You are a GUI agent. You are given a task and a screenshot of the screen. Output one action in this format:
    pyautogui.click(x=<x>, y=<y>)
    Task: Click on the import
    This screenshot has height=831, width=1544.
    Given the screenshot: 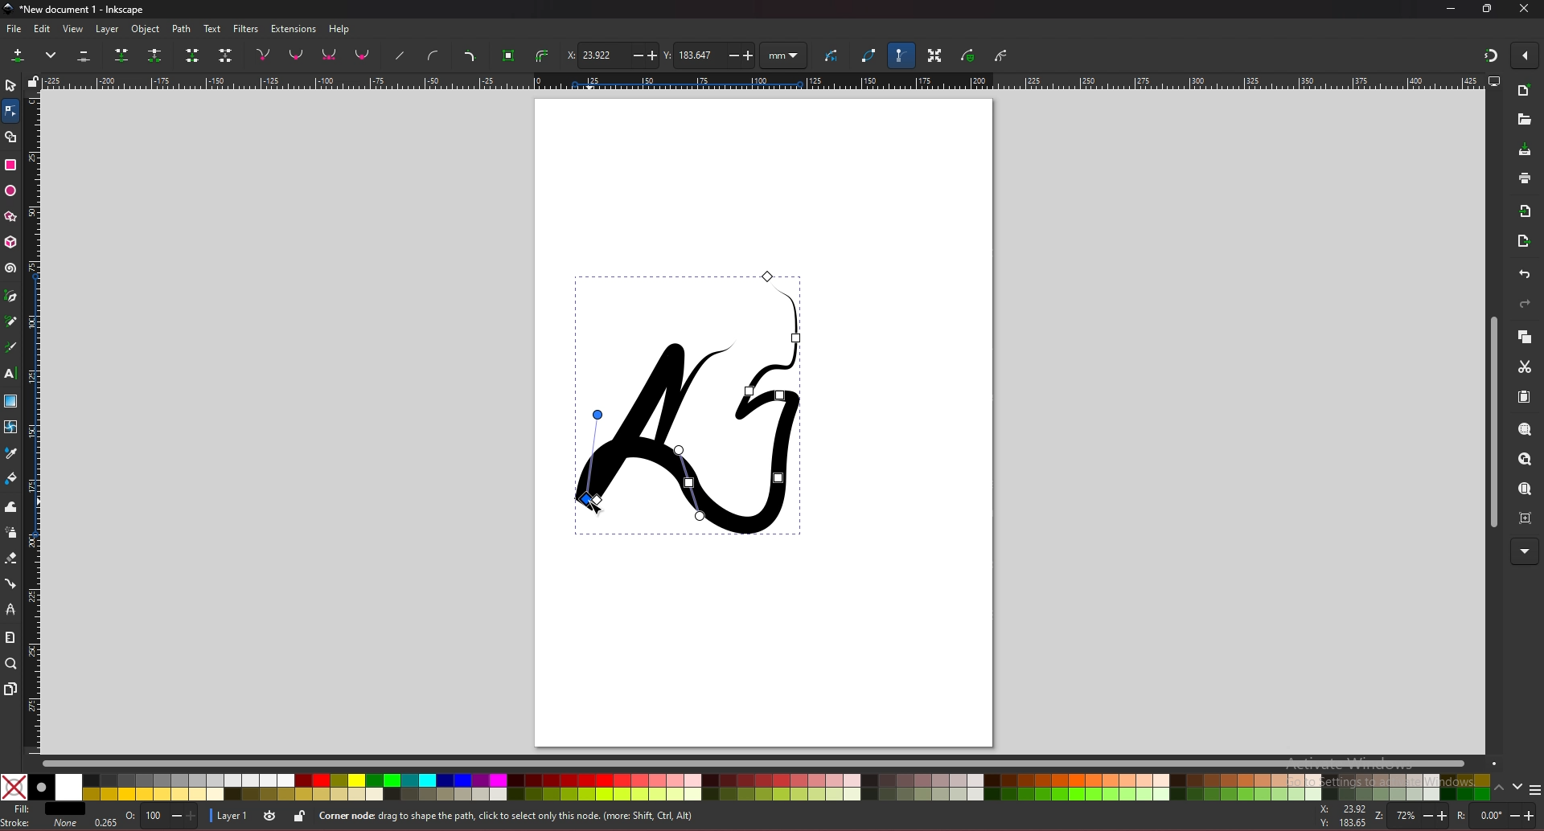 What is the action you would take?
    pyautogui.click(x=1526, y=211)
    